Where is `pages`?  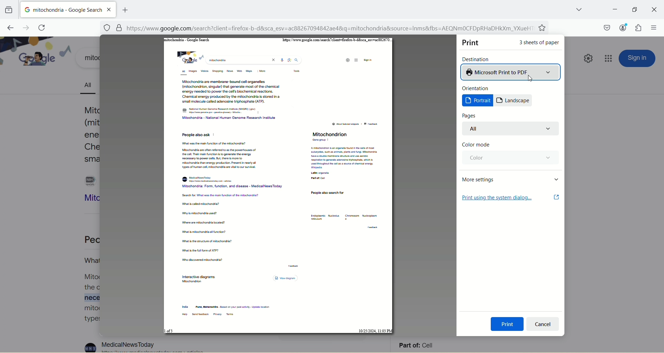 pages is located at coordinates (469, 116).